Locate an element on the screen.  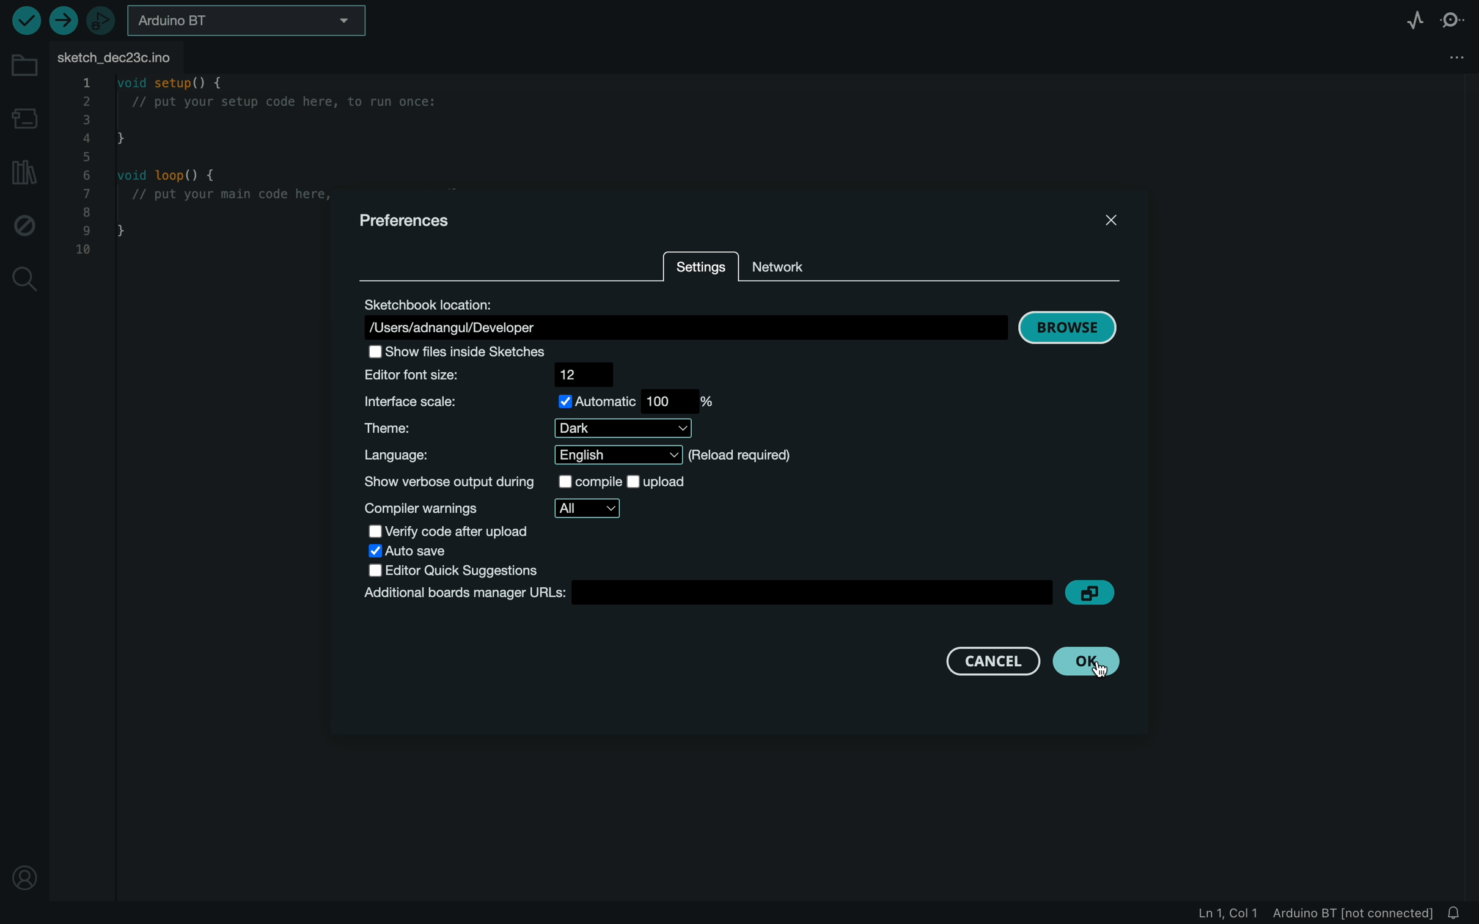
library is located at coordinates (23, 175).